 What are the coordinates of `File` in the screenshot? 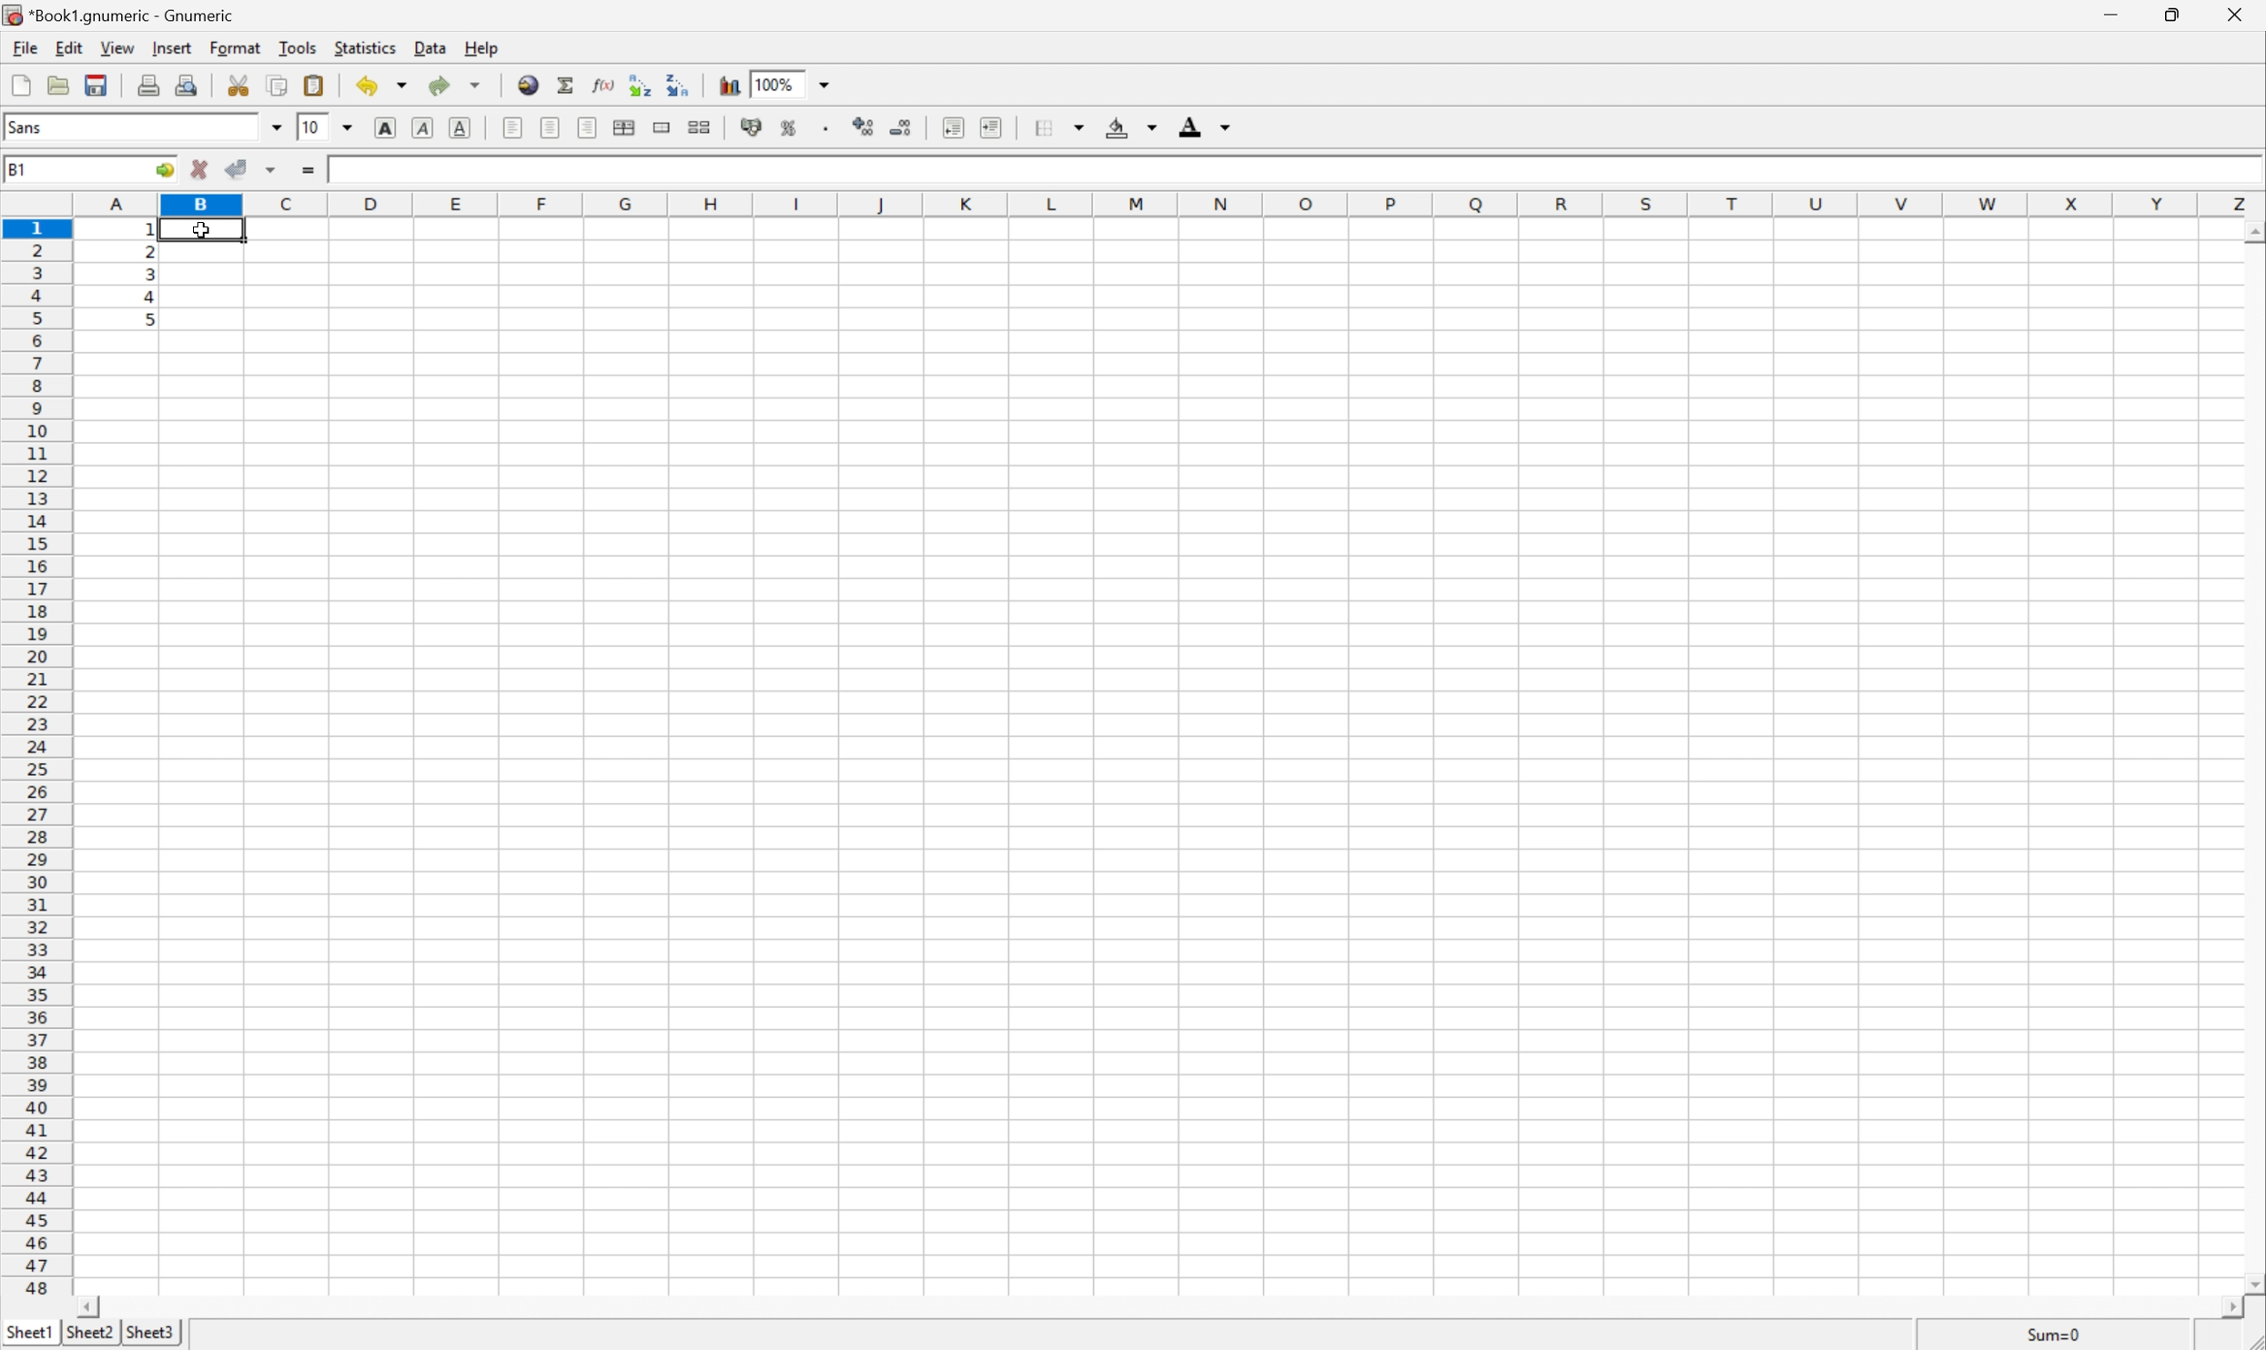 It's located at (25, 49).